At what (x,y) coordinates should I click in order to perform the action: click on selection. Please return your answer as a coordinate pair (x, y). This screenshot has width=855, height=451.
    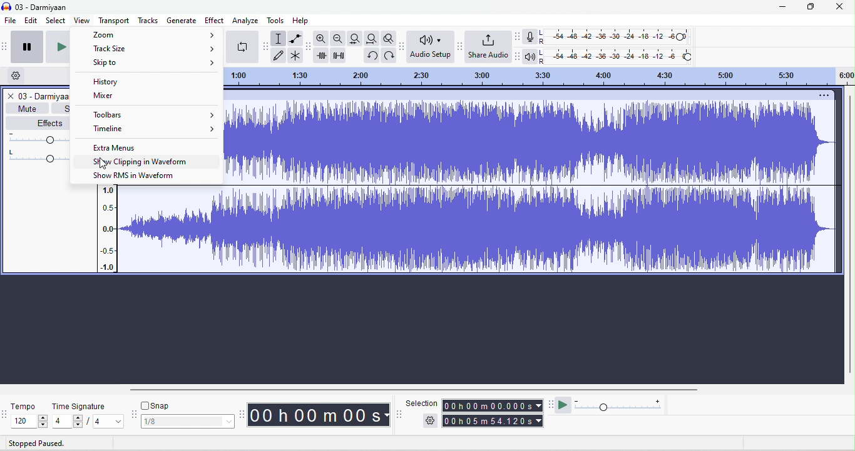
    Looking at the image, I should click on (279, 37).